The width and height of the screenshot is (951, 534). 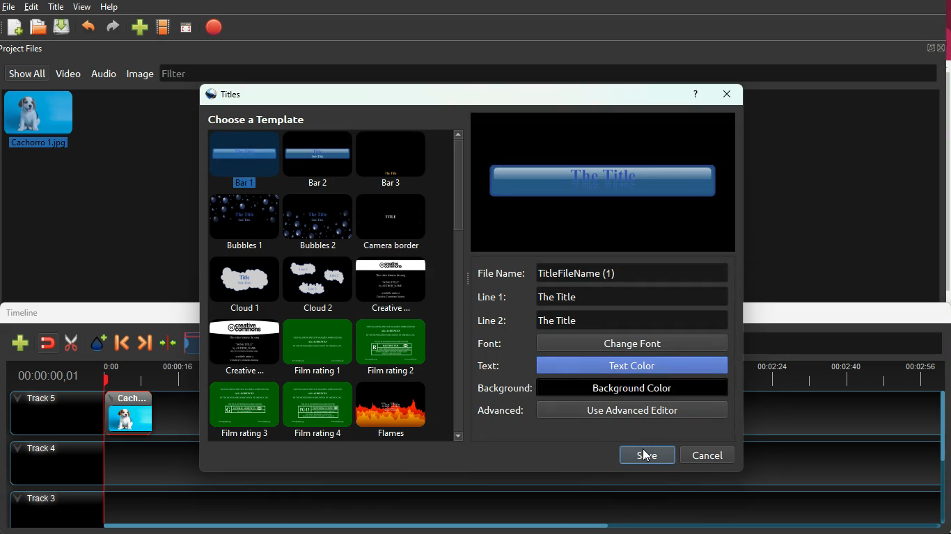 I want to click on bar 3, so click(x=396, y=158).